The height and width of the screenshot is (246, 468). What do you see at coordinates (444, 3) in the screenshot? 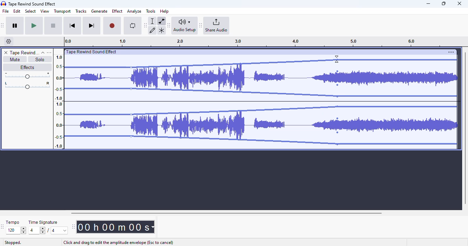
I see `maximize` at bounding box center [444, 3].